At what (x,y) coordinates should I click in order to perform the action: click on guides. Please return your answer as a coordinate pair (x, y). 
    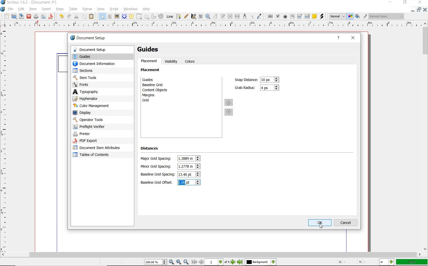
    Looking at the image, I should click on (151, 49).